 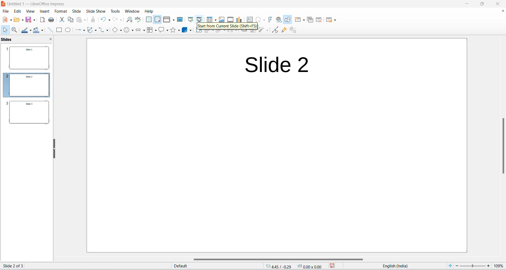 What do you see at coordinates (133, 31) in the screenshot?
I see `symbol shapes` at bounding box center [133, 31].